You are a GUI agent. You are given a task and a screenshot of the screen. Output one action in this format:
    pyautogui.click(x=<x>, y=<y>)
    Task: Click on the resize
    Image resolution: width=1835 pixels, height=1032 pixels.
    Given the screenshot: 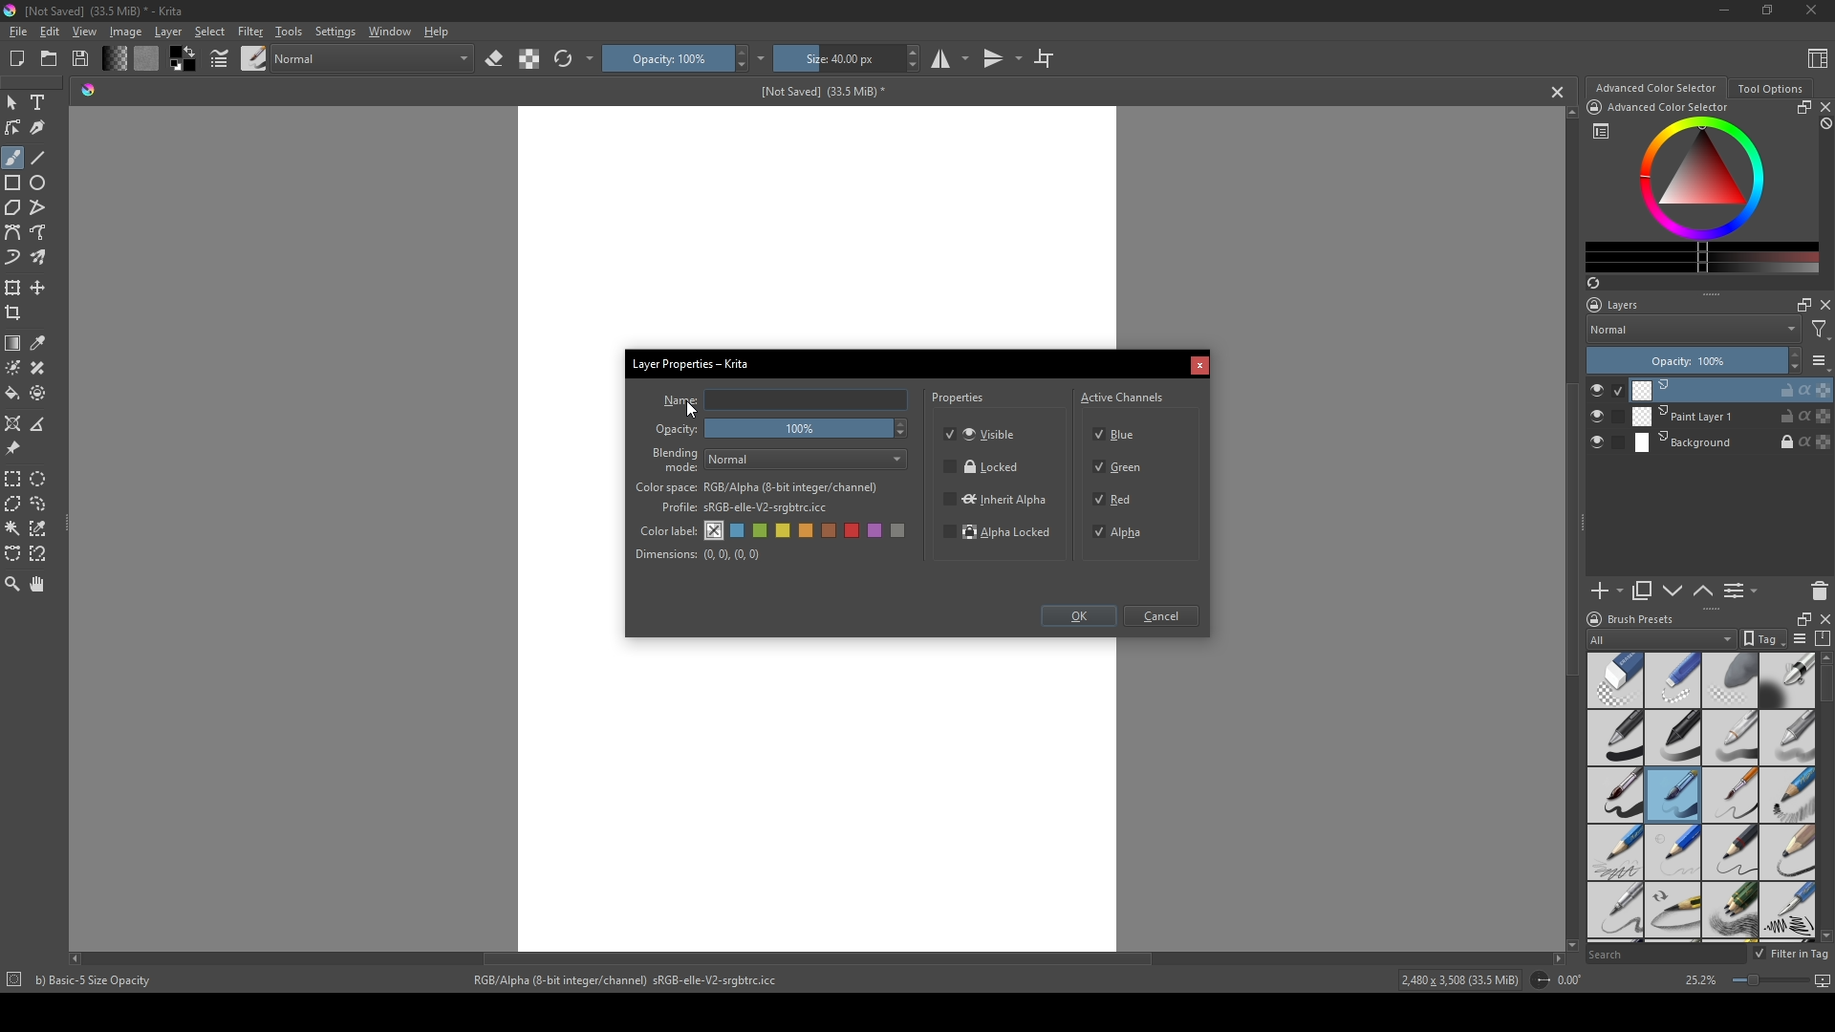 What is the action you would take?
    pyautogui.click(x=1800, y=617)
    